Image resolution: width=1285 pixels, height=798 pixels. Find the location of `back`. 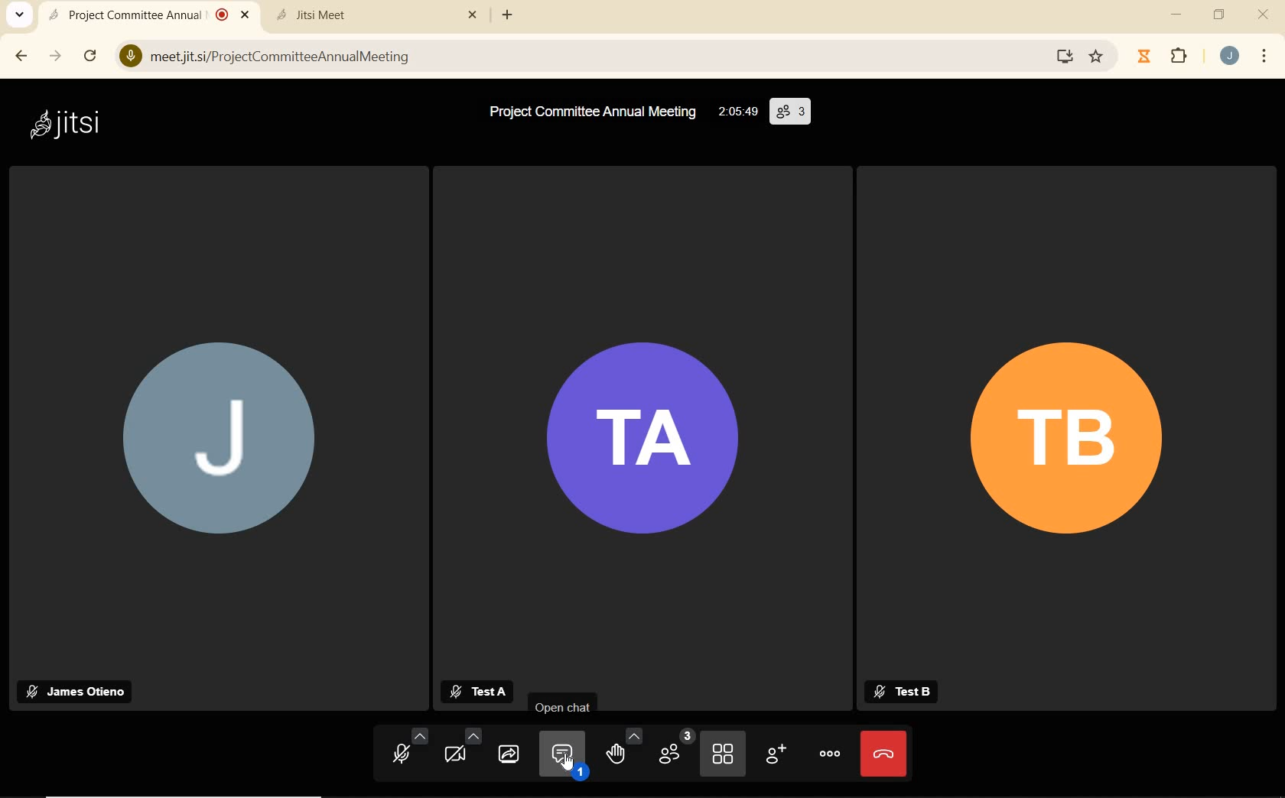

back is located at coordinates (21, 56).